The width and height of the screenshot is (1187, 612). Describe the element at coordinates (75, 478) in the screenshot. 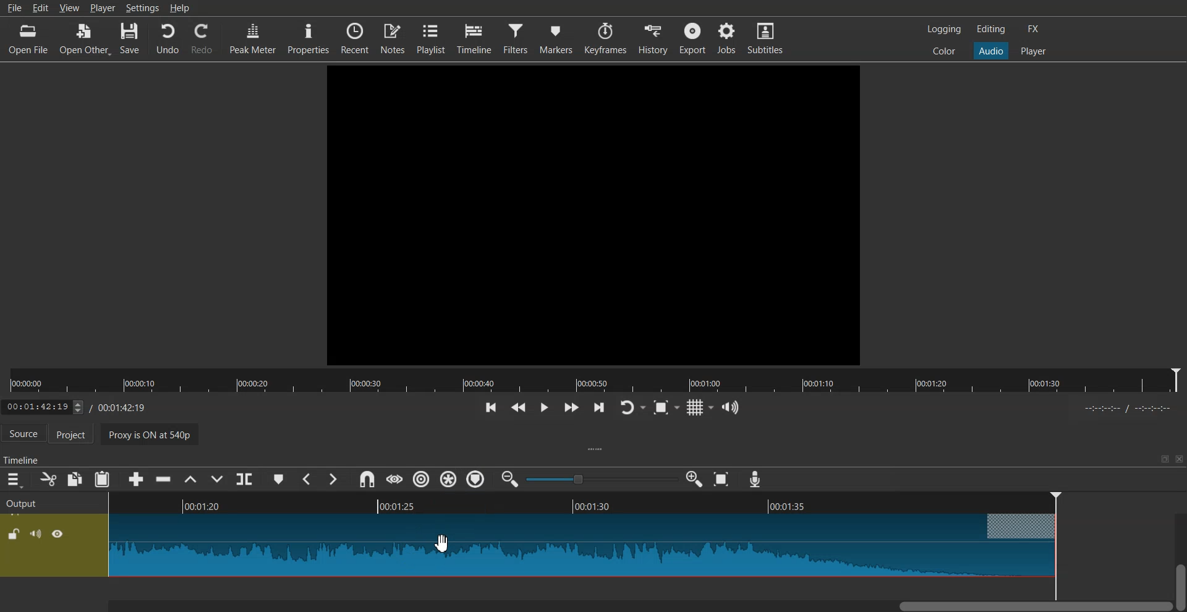

I see `Copy` at that location.